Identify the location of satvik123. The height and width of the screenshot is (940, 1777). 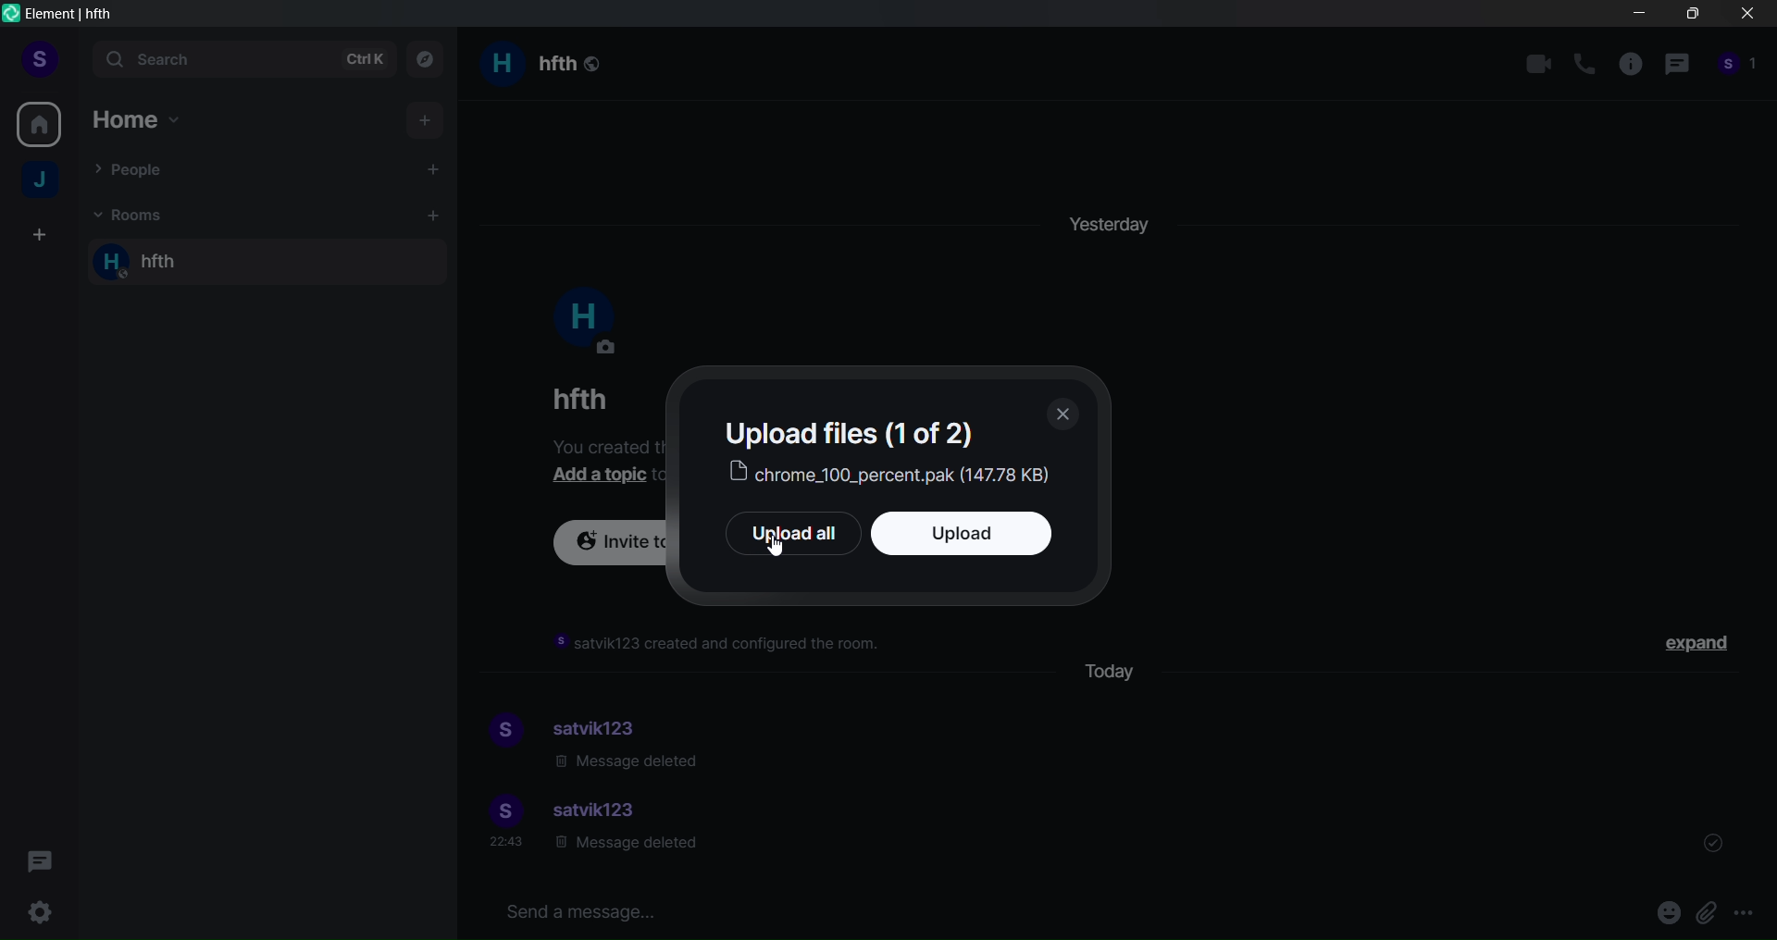
(599, 812).